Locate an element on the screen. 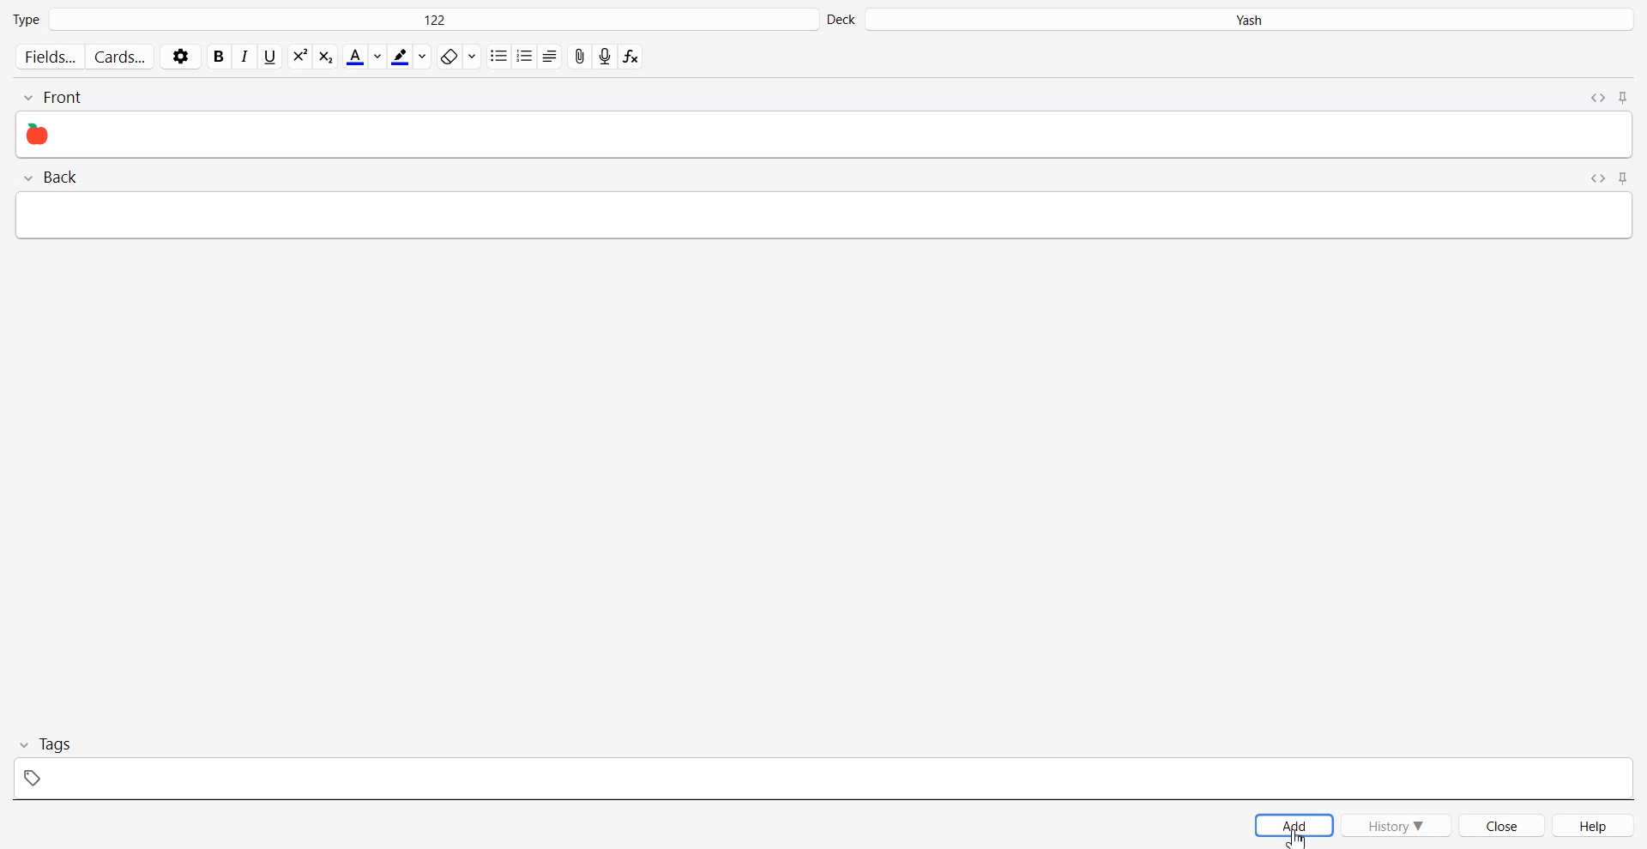 The height and width of the screenshot is (849, 1647). Back is located at coordinates (824, 206).